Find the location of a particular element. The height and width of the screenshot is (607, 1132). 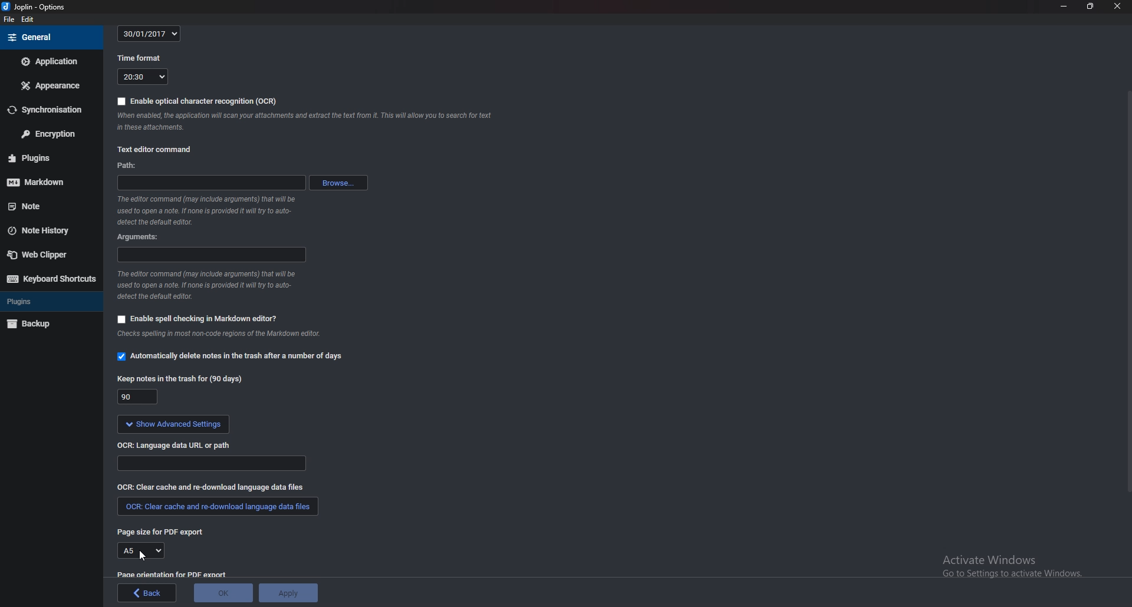

arguments is located at coordinates (210, 255).